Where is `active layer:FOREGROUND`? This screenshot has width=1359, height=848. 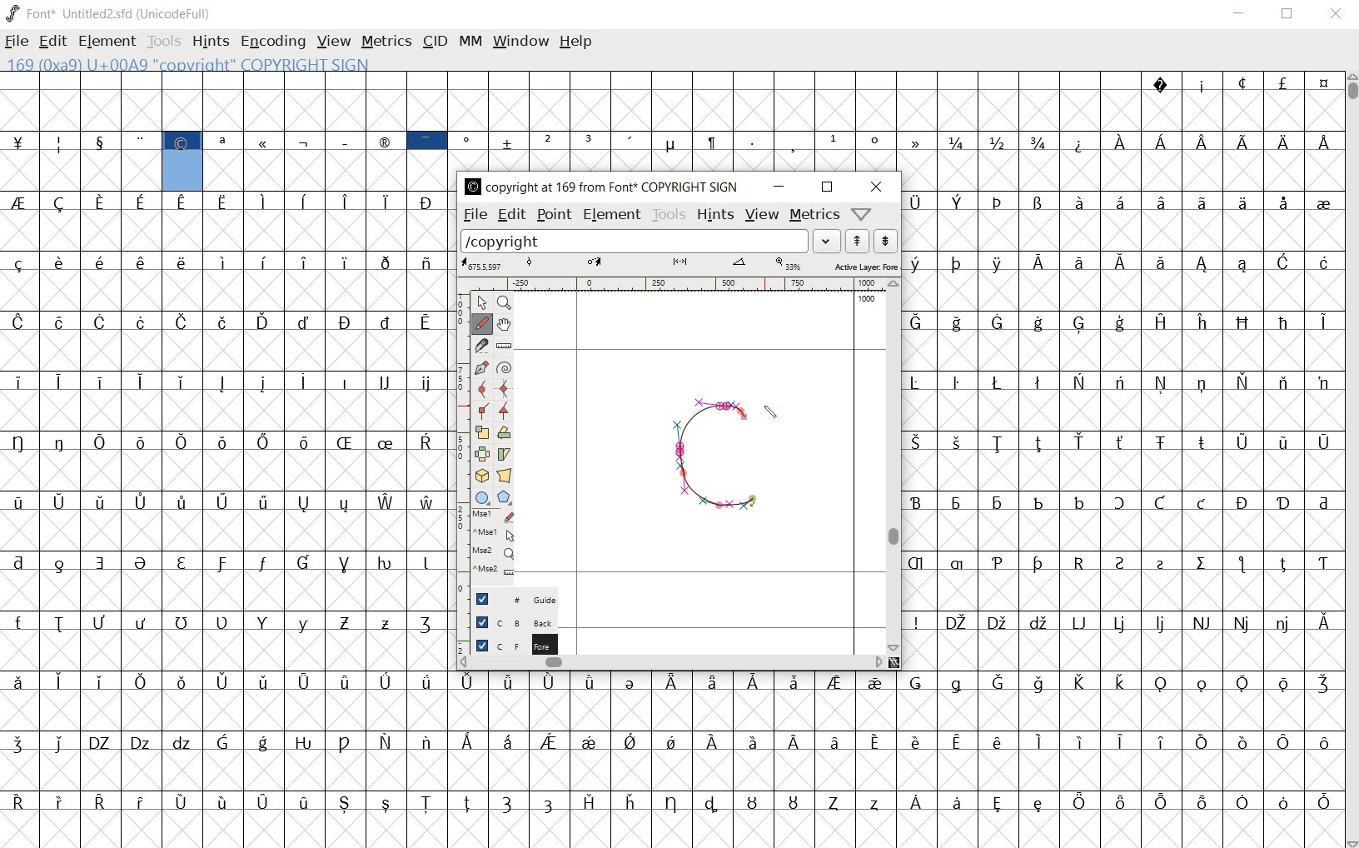
active layer:FOREGROUND is located at coordinates (679, 265).